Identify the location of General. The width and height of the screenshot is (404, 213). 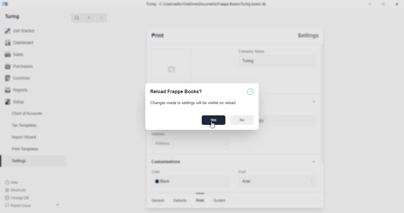
(157, 200).